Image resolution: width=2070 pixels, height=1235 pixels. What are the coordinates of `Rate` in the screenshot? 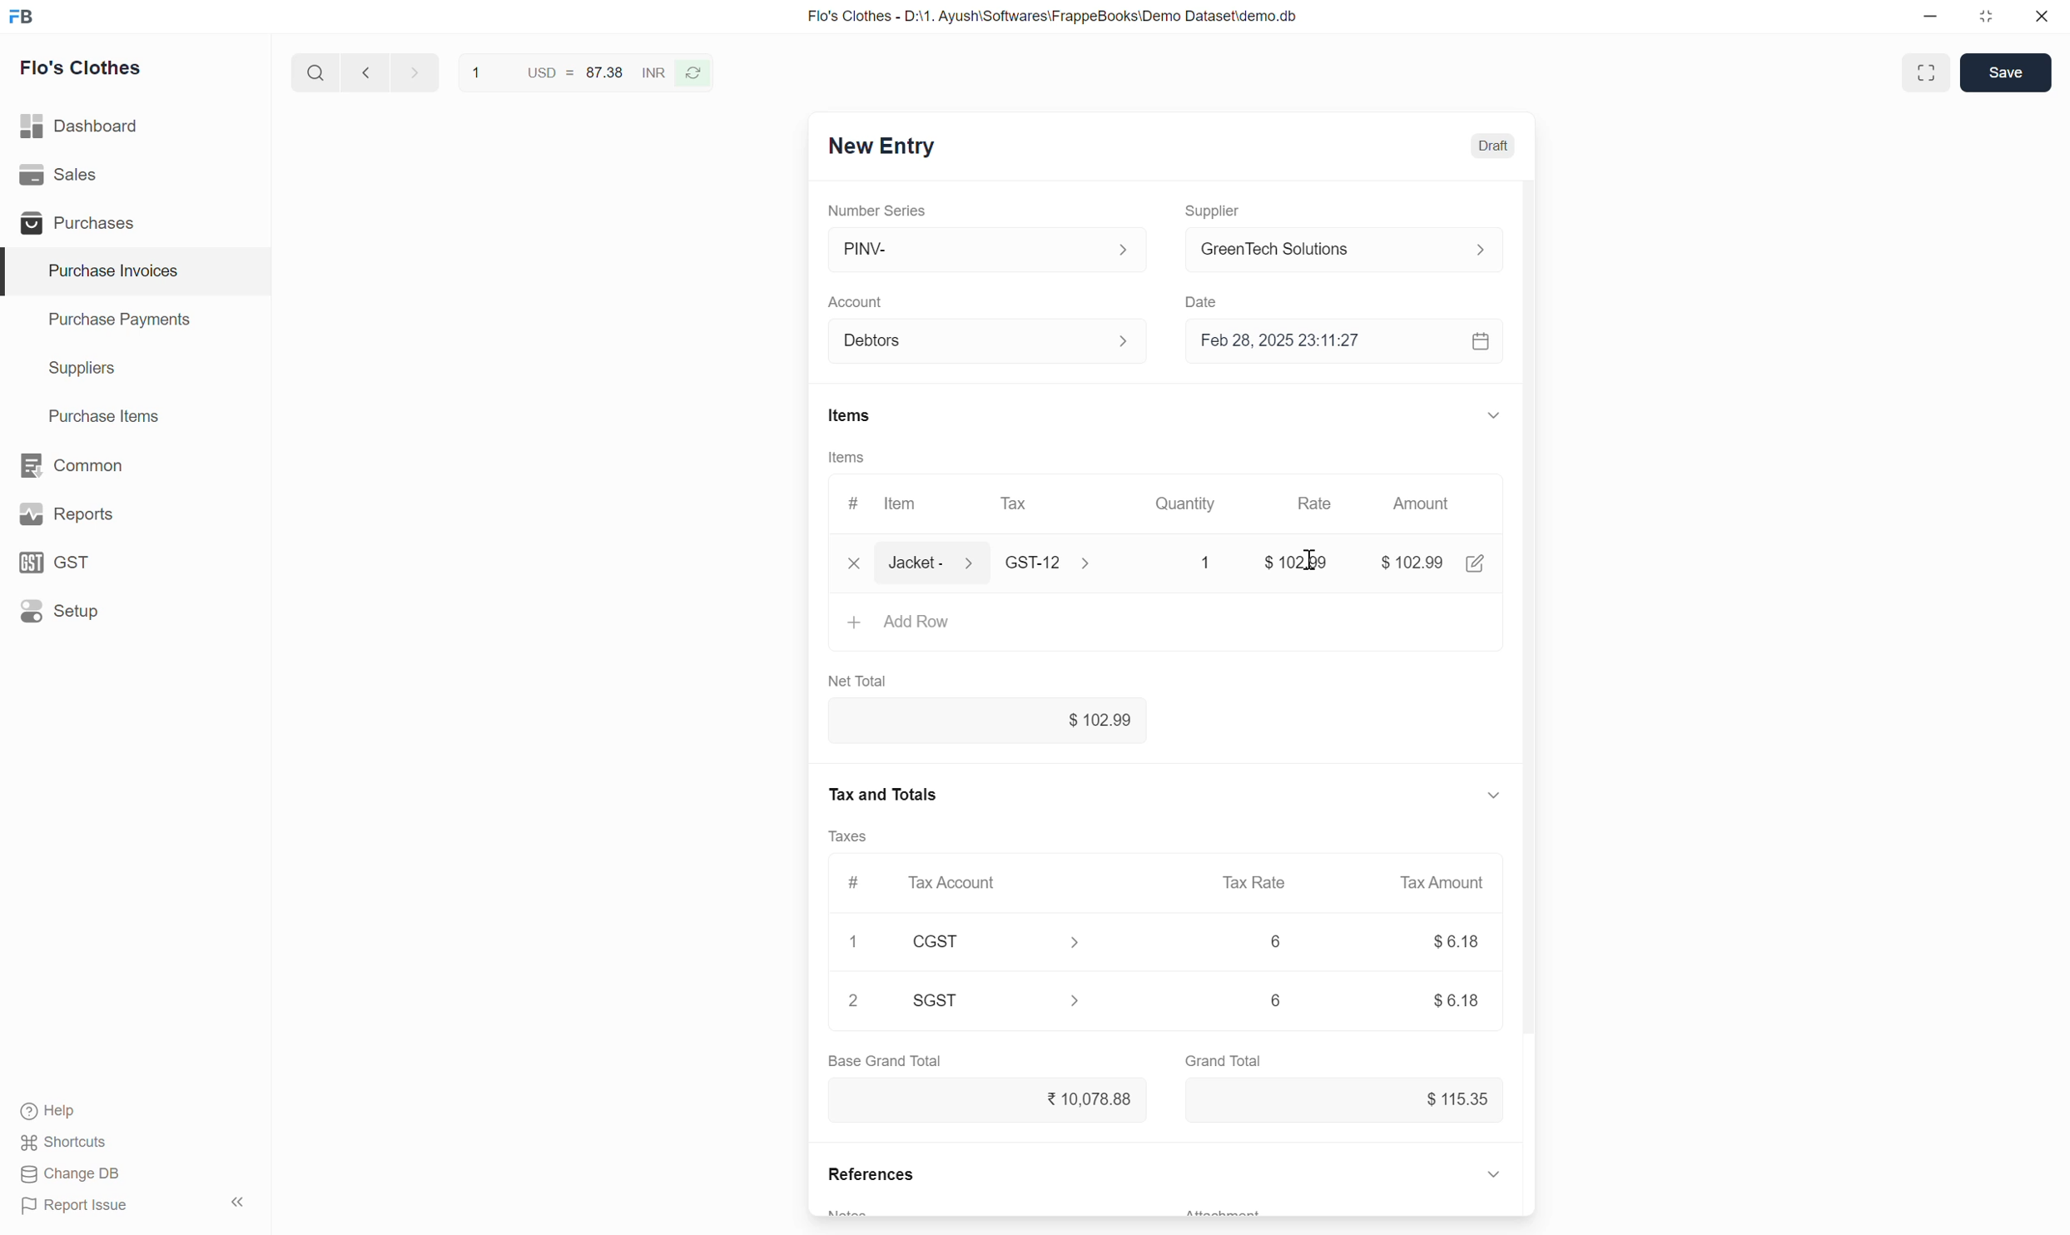 It's located at (1320, 503).